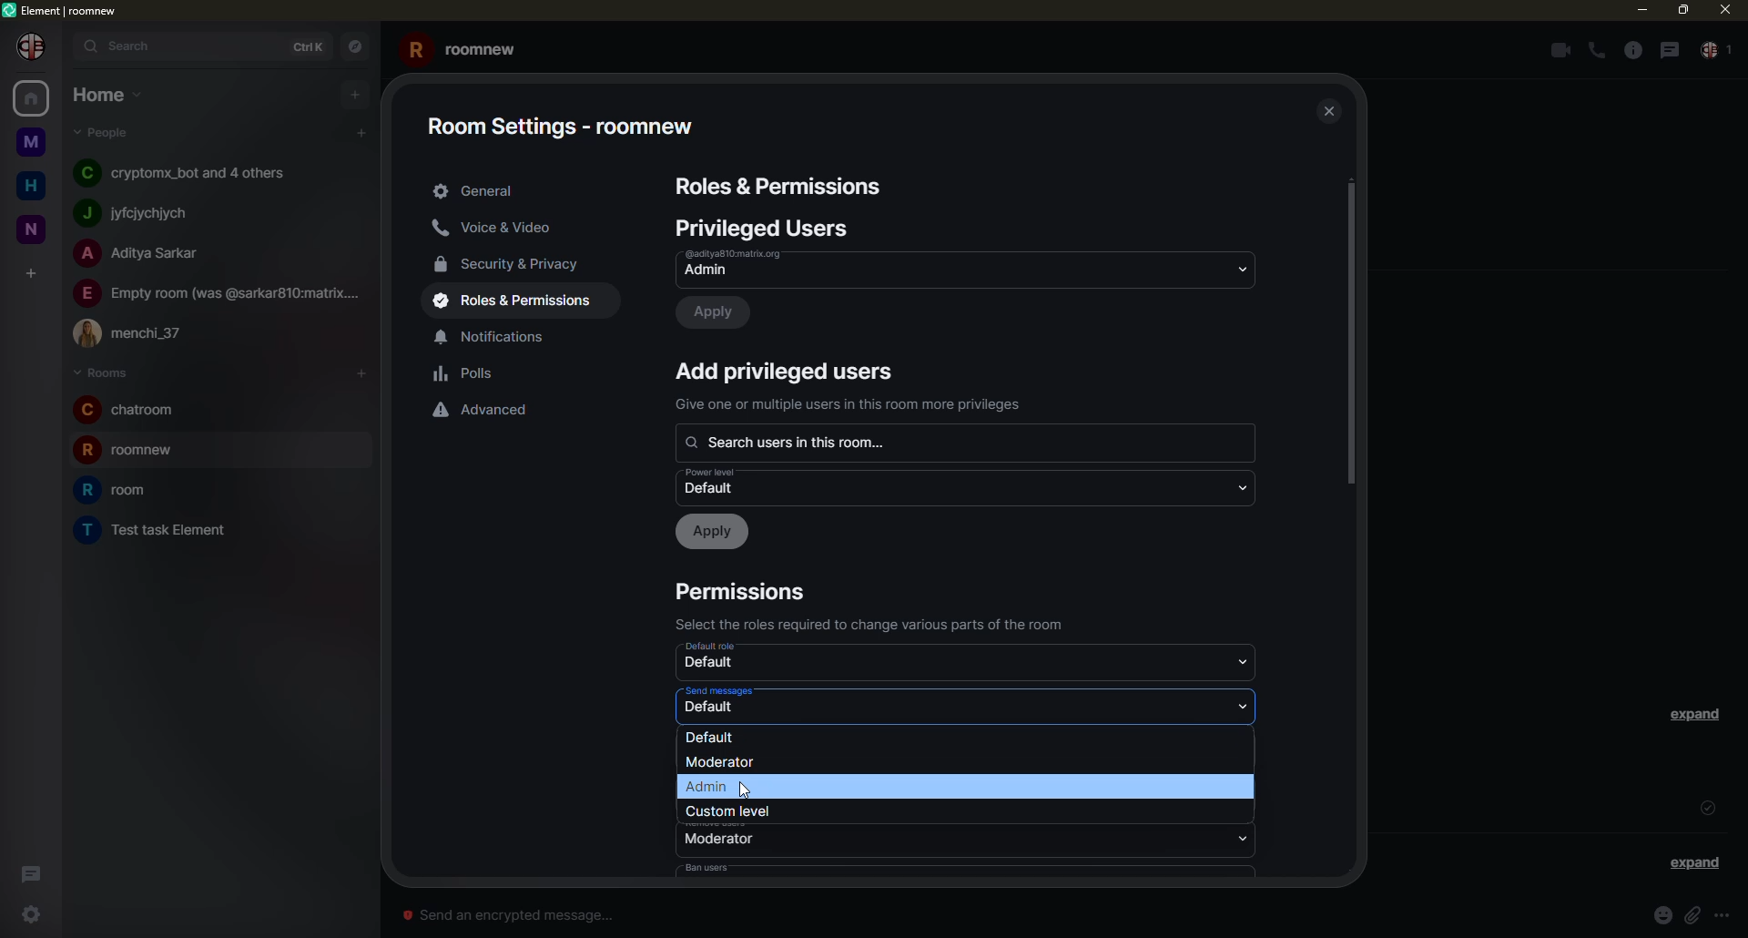  I want to click on search, so click(126, 47).